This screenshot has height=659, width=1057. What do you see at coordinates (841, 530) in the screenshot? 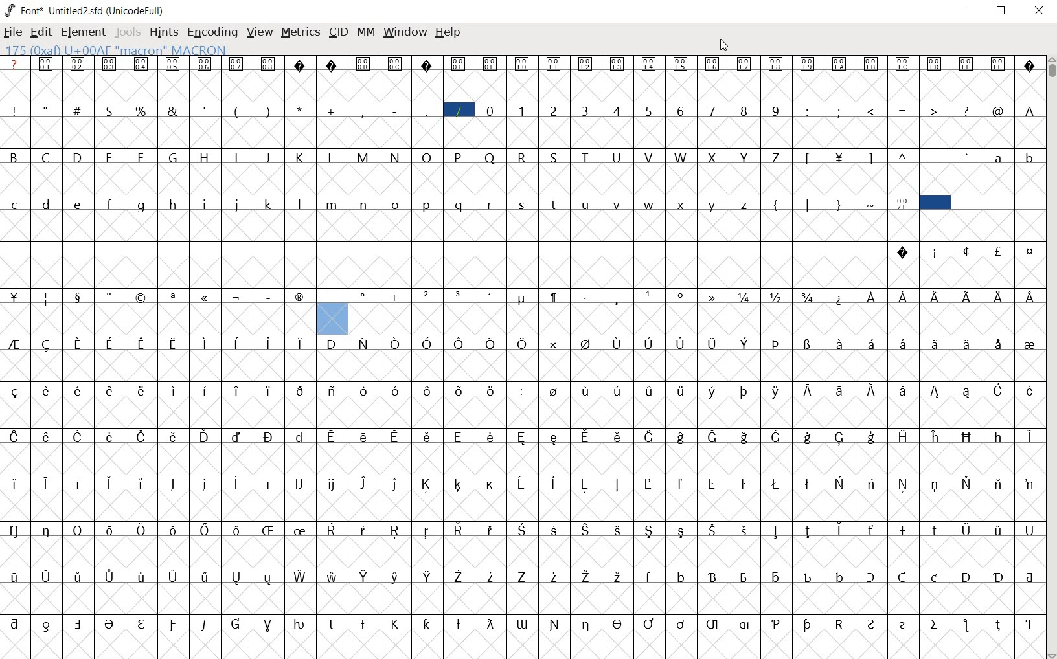
I see `Symbol` at bounding box center [841, 530].